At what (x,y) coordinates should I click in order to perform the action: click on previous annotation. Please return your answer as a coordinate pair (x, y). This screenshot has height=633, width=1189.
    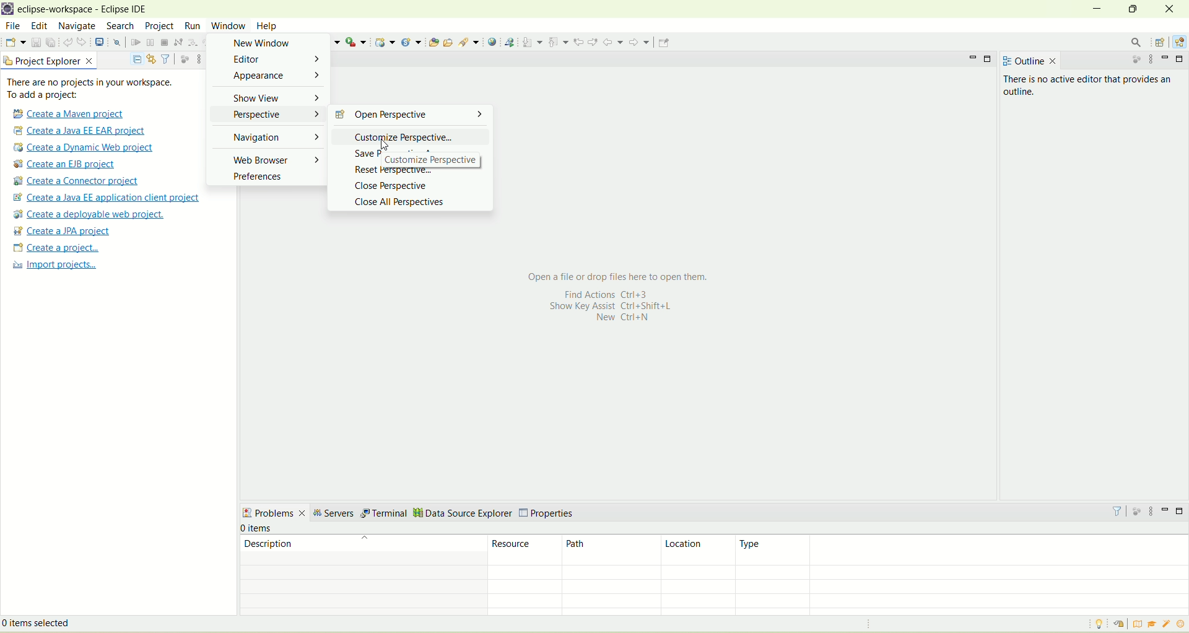
    Looking at the image, I should click on (558, 41).